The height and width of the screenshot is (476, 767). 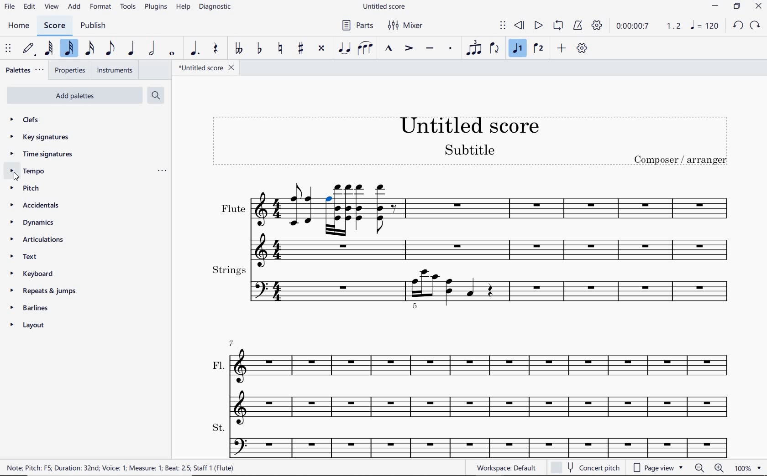 What do you see at coordinates (39, 171) in the screenshot?
I see `tempo` at bounding box center [39, 171].